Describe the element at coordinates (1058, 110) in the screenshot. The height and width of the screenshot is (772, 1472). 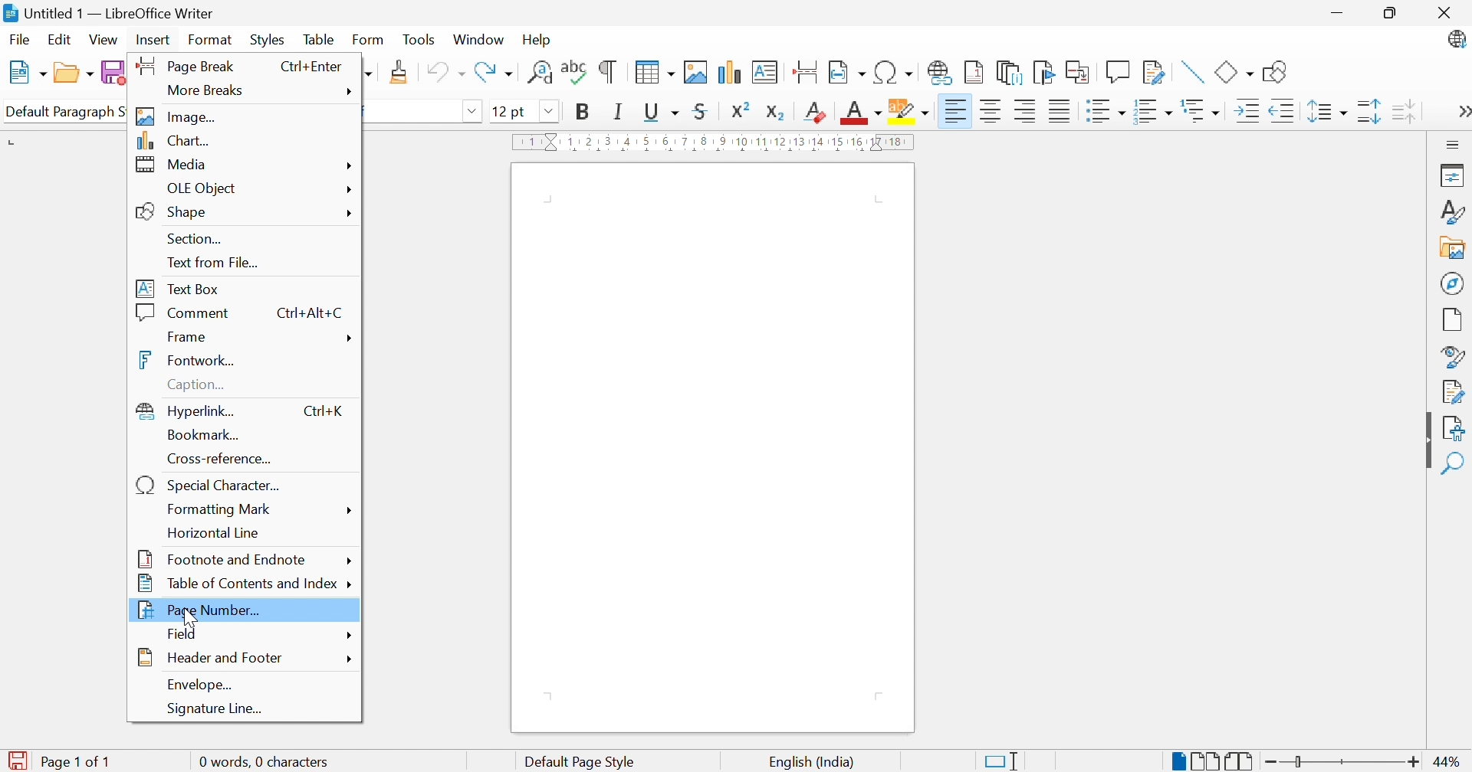
I see `Justified` at that location.